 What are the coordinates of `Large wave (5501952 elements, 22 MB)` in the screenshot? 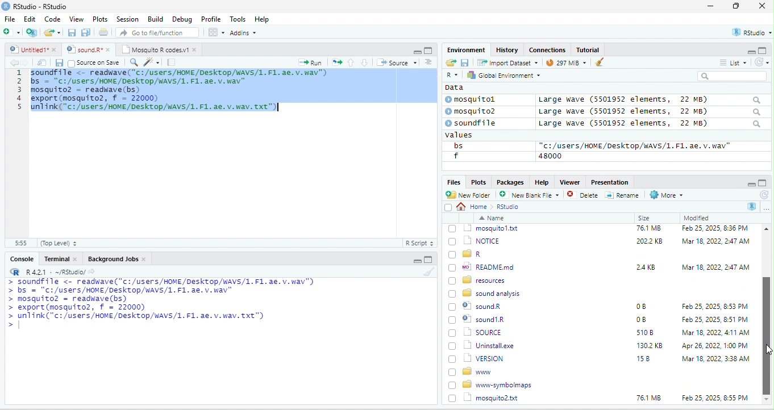 It's located at (649, 99).